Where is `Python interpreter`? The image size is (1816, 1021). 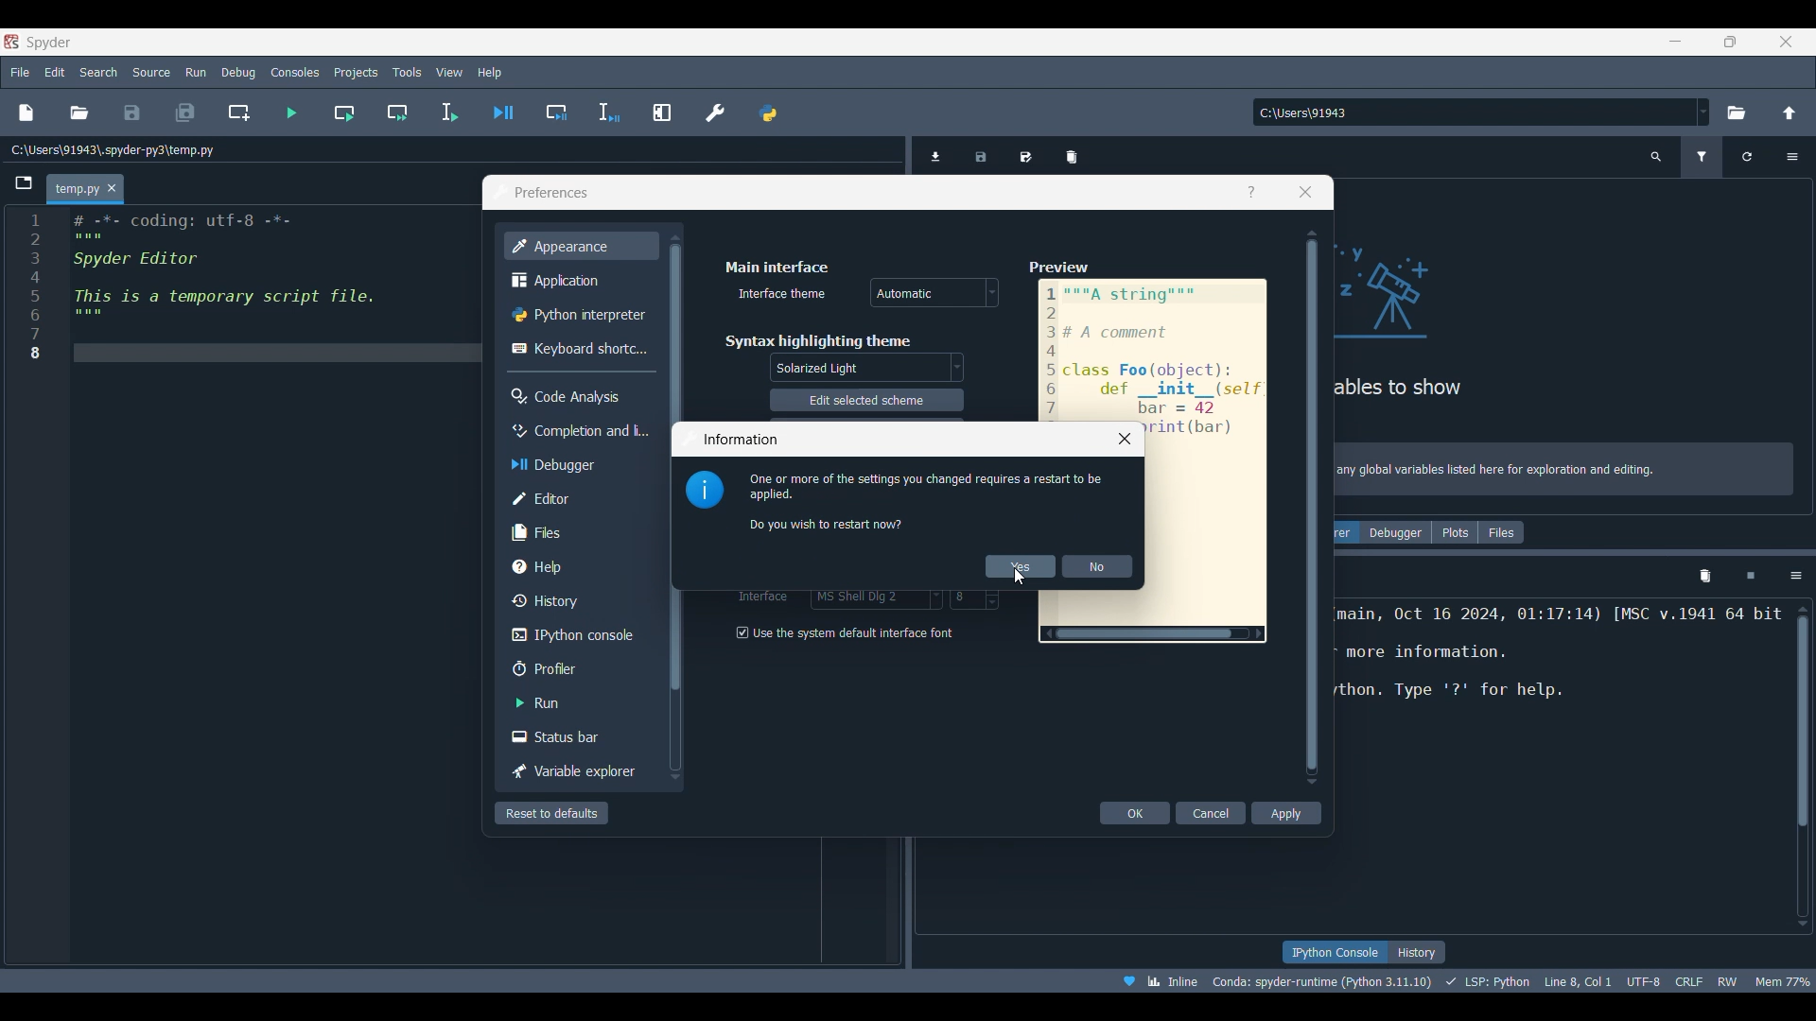
Python interpreter is located at coordinates (581, 314).